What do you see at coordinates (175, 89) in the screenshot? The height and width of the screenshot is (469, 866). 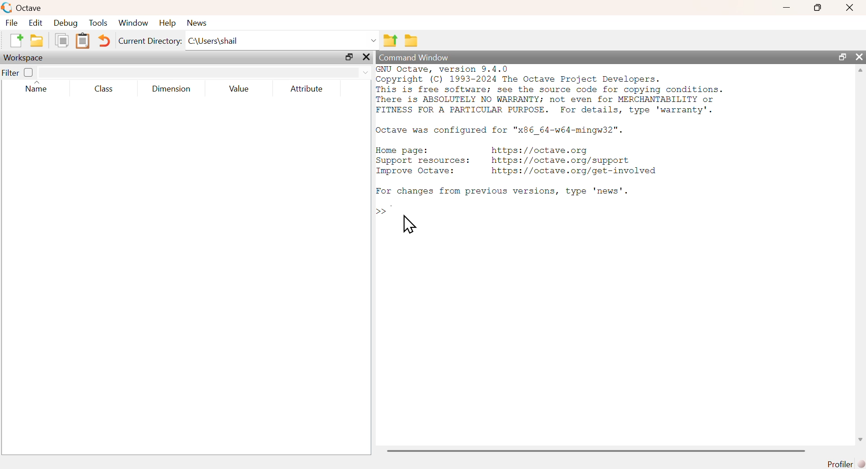 I see `Dimension` at bounding box center [175, 89].